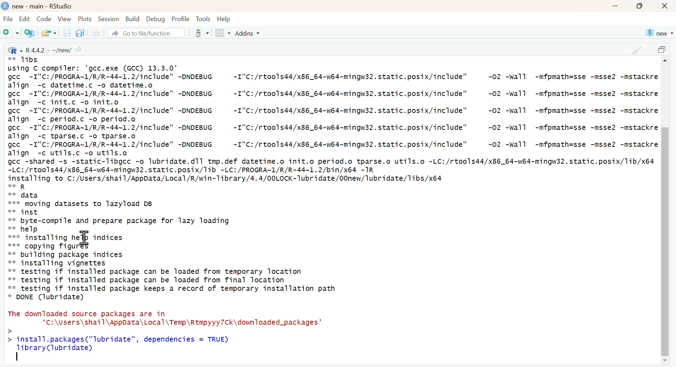  What do you see at coordinates (48, 32) in the screenshot?
I see `open an existing file` at bounding box center [48, 32].